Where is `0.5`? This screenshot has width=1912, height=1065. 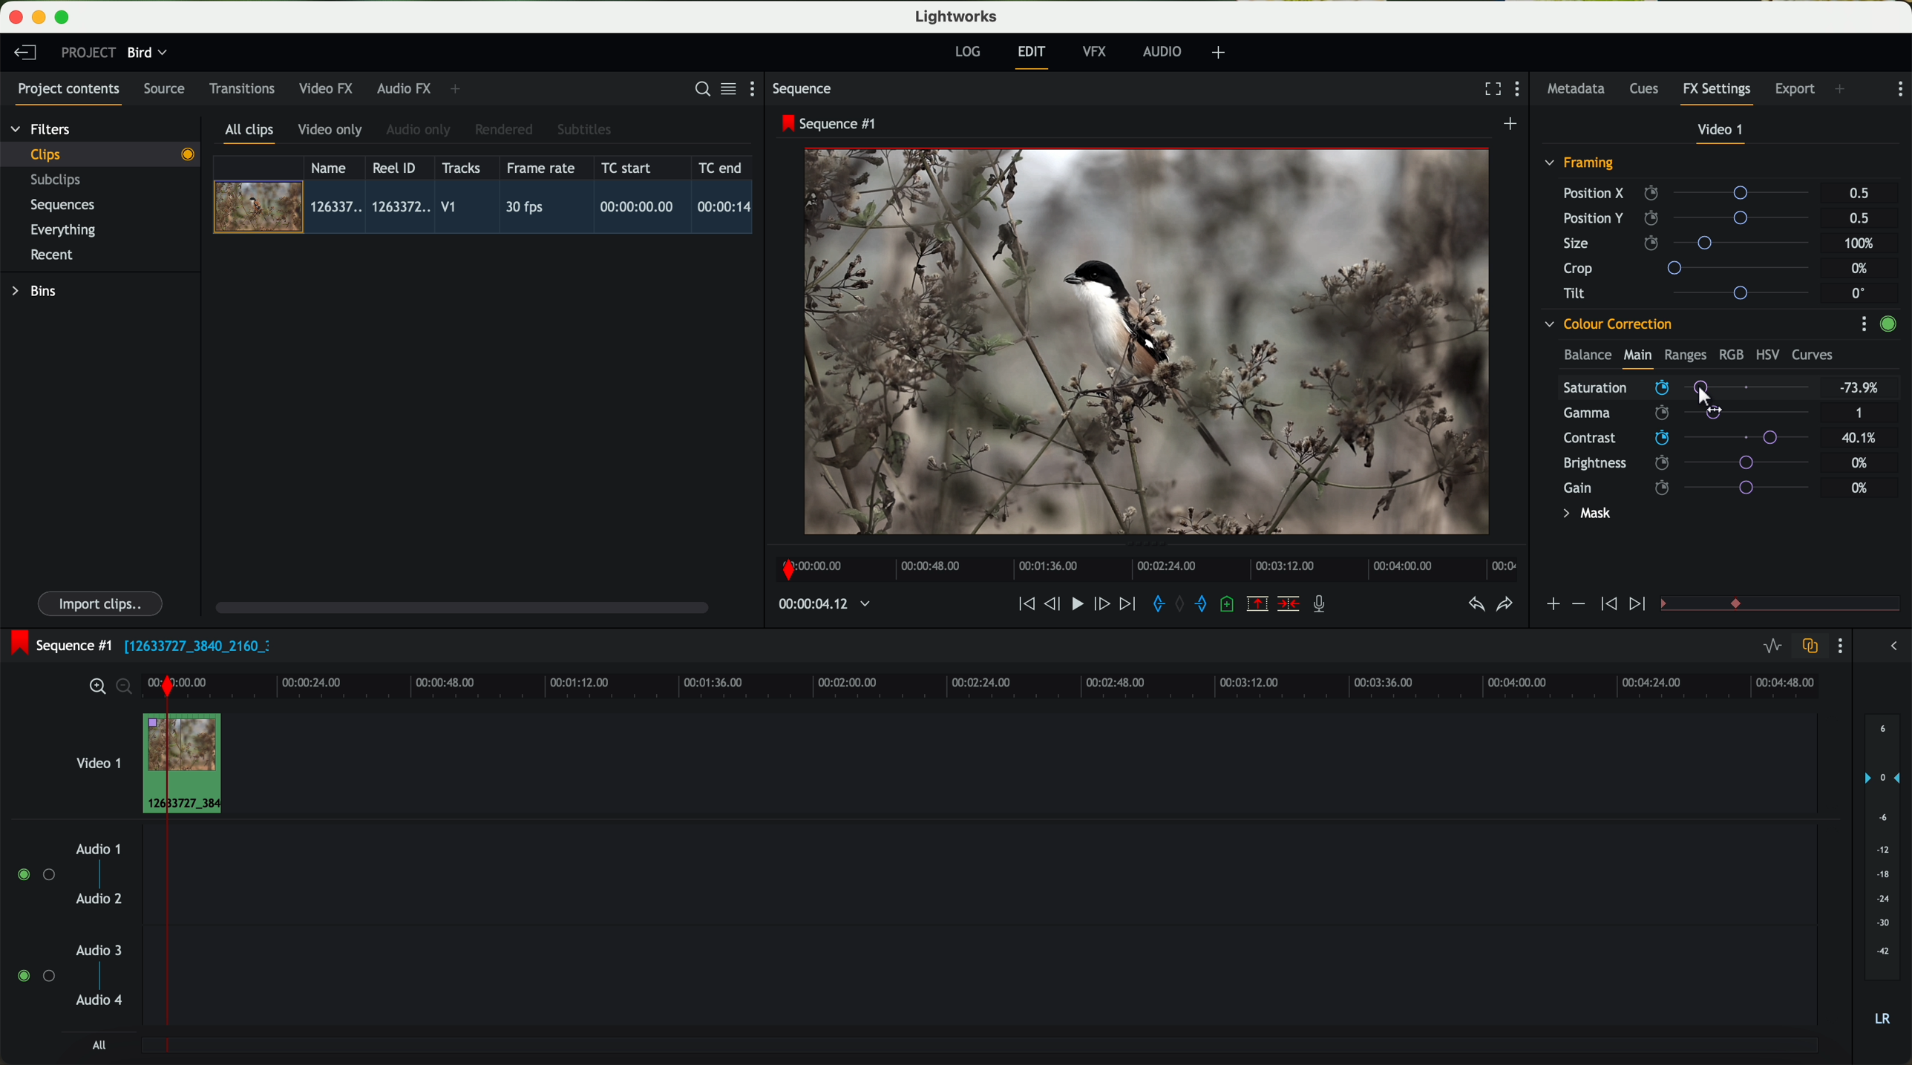 0.5 is located at coordinates (1858, 217).